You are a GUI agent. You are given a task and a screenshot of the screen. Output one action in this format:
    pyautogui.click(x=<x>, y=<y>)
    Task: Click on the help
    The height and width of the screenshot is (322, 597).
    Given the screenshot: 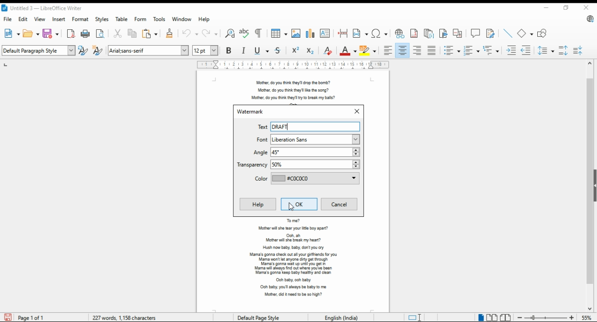 What is the action you would take?
    pyautogui.click(x=258, y=205)
    